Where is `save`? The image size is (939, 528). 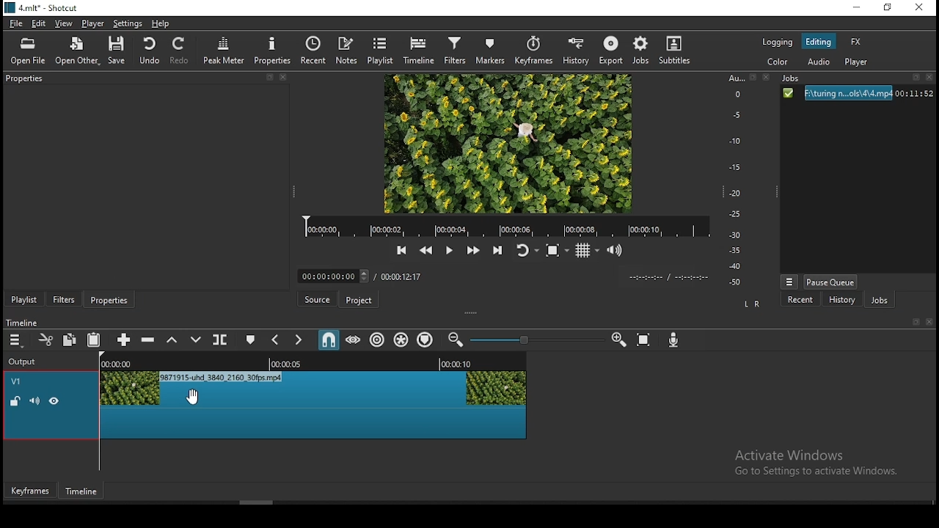 save is located at coordinates (118, 51).